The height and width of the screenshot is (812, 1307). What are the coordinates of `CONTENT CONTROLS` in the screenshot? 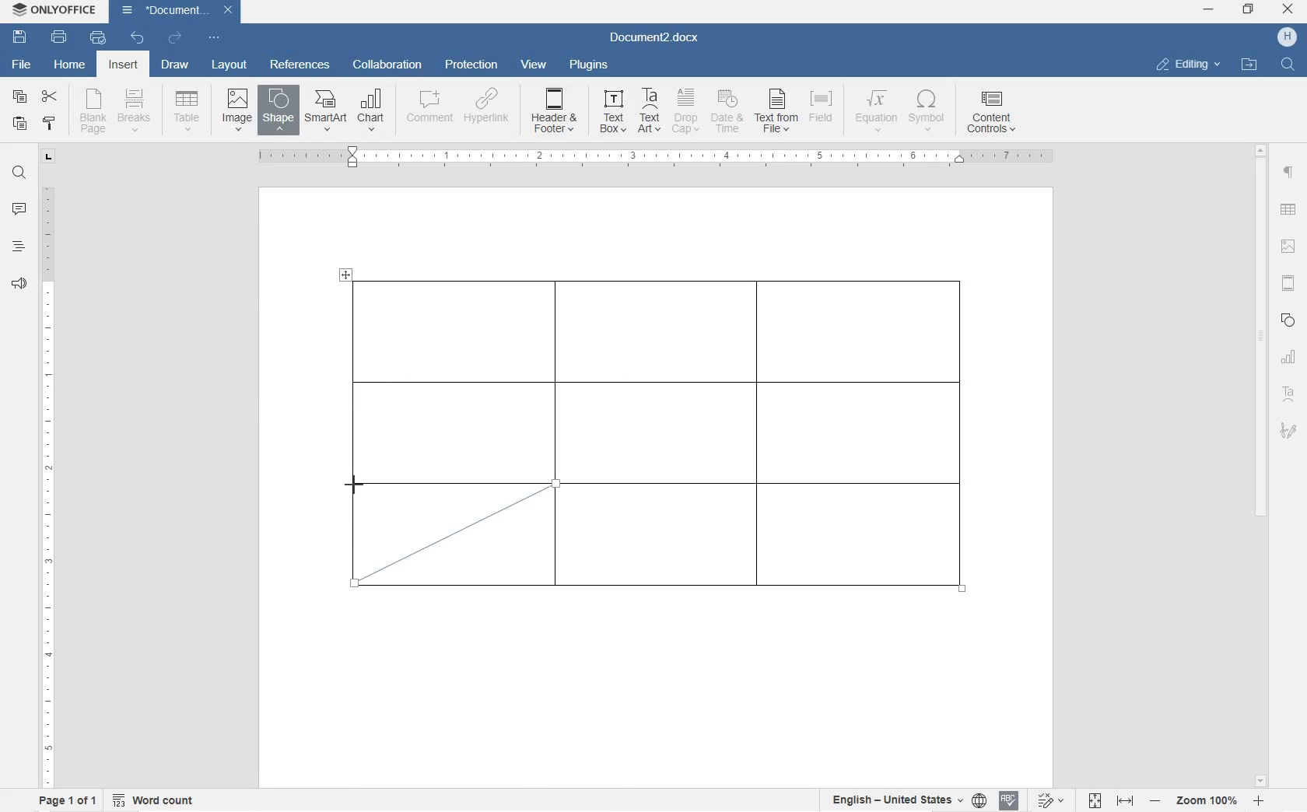 It's located at (989, 114).